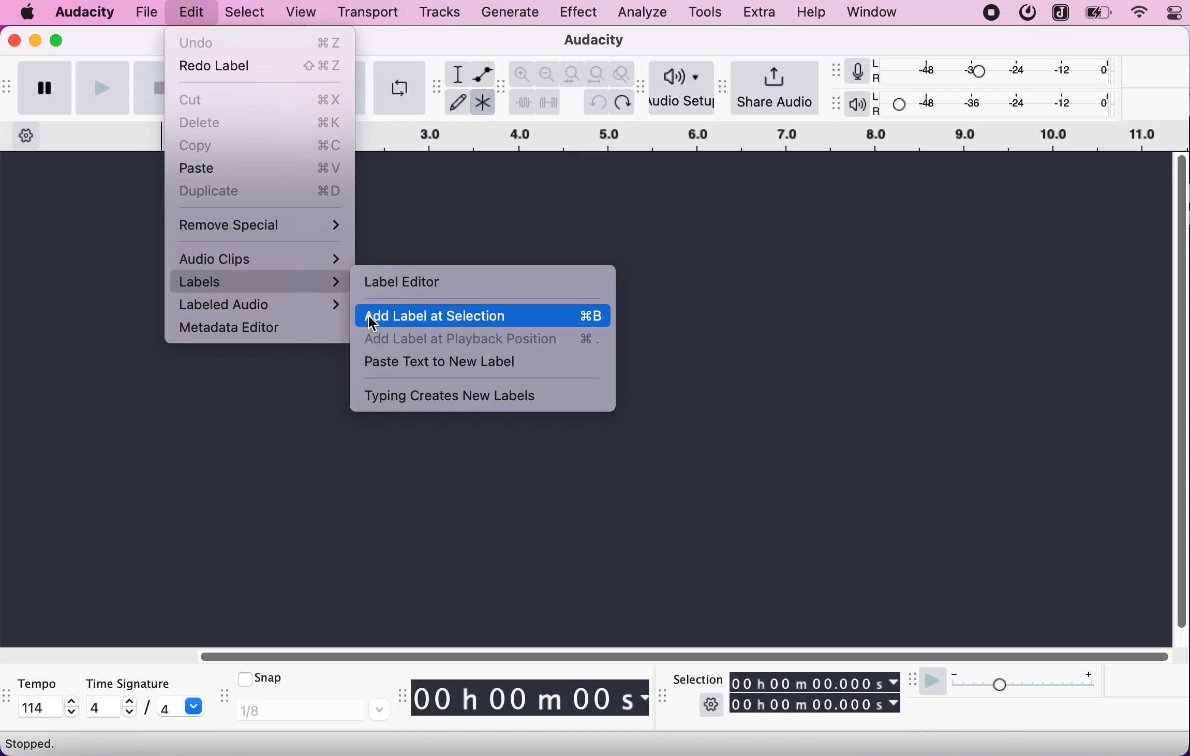 Image resolution: width=1190 pixels, height=756 pixels. What do you see at coordinates (813, 13) in the screenshot?
I see `help` at bounding box center [813, 13].